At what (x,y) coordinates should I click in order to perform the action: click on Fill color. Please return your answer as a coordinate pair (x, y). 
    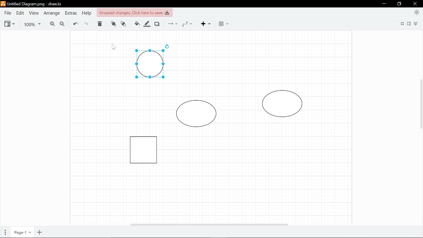
    Looking at the image, I should click on (137, 23).